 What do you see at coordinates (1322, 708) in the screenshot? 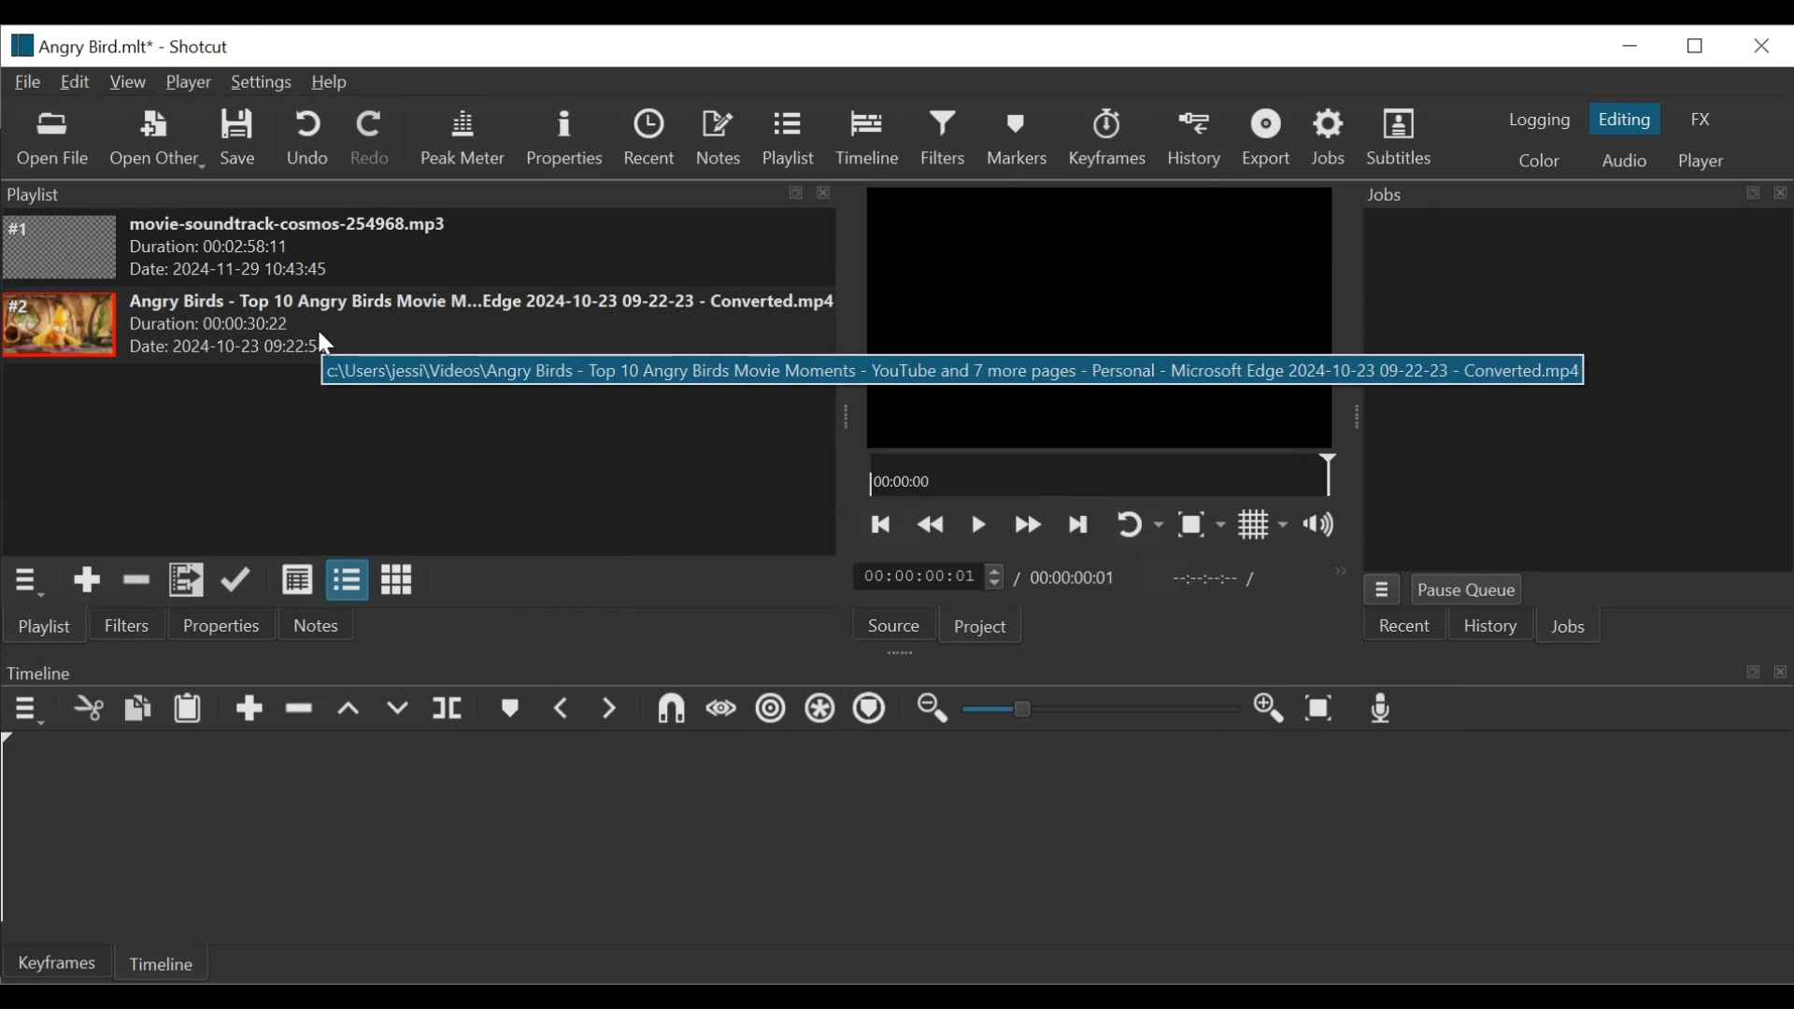
I see `Zoom timeline to fit` at bounding box center [1322, 708].